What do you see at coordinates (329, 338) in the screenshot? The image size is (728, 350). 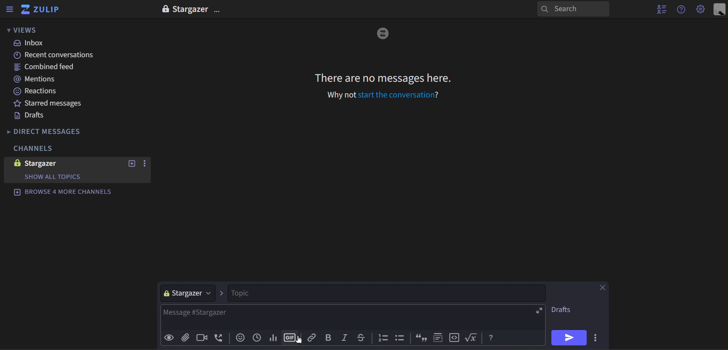 I see `bold` at bounding box center [329, 338].